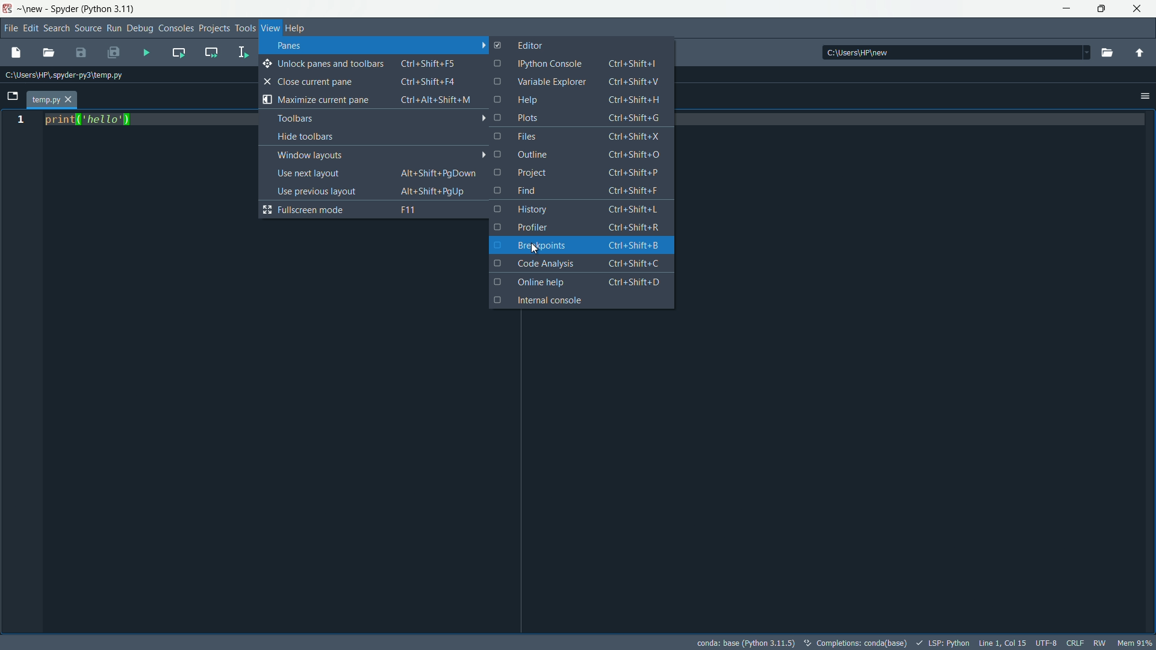 This screenshot has height=650, width=1156. What do you see at coordinates (92, 120) in the screenshot?
I see `print('hello')` at bounding box center [92, 120].